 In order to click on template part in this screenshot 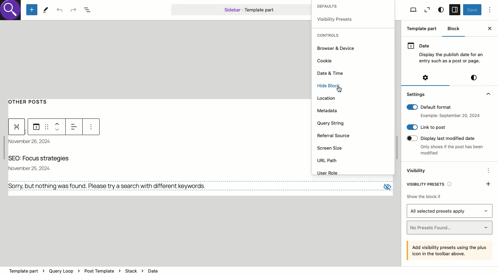, I will do `click(84, 267)`.